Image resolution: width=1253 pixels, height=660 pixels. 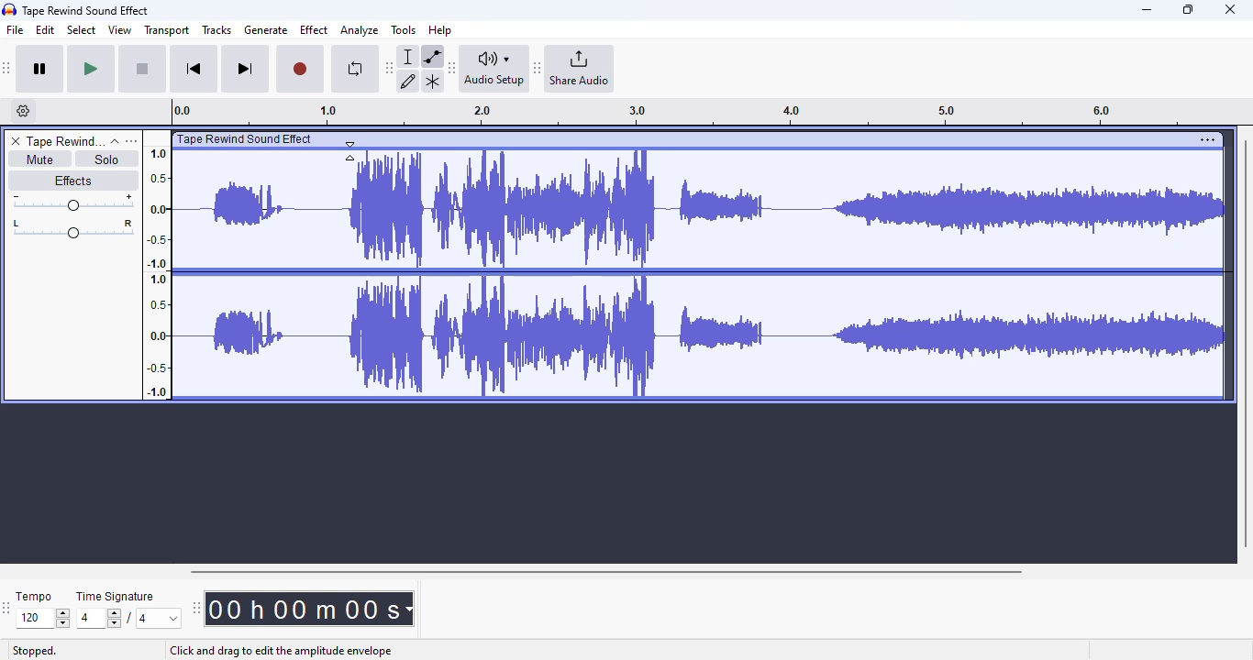 What do you see at coordinates (158, 271) in the screenshot?
I see `Scale to measure sound intensity` at bounding box center [158, 271].